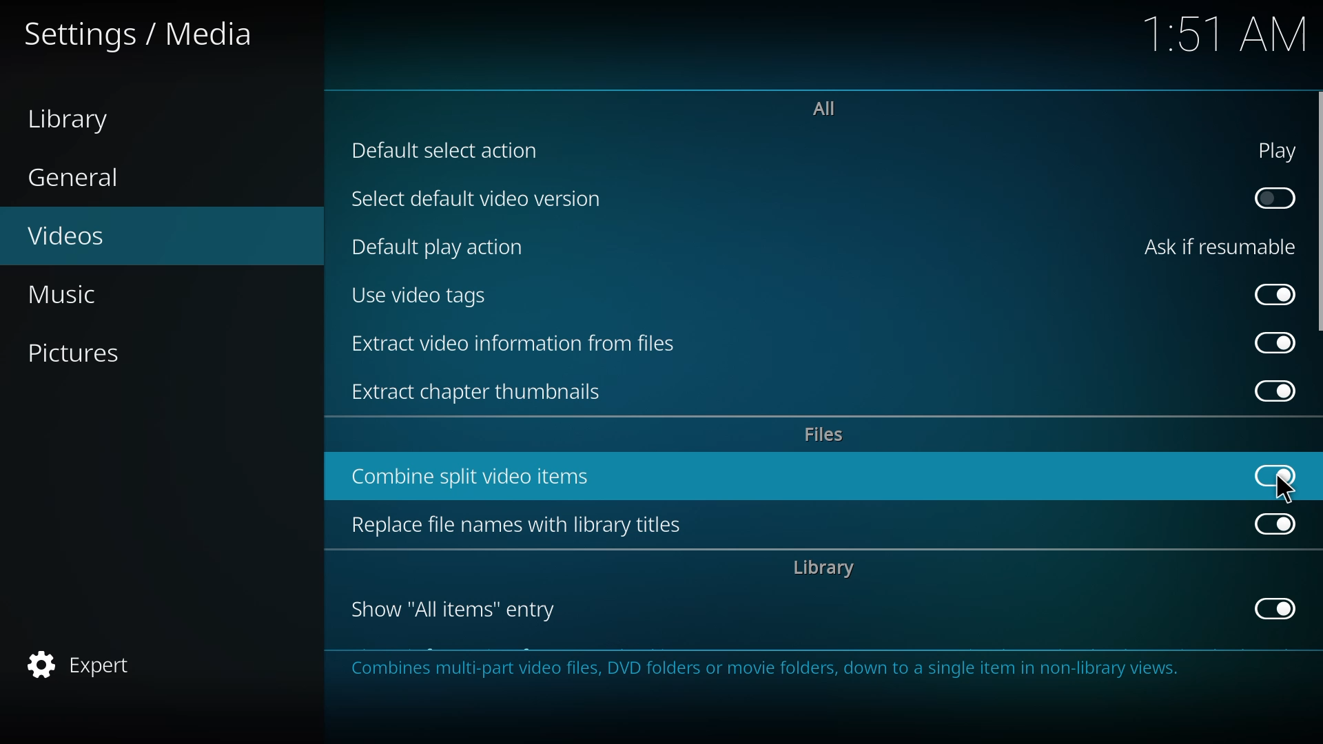 The image size is (1323, 744). I want to click on default play action, so click(439, 245).